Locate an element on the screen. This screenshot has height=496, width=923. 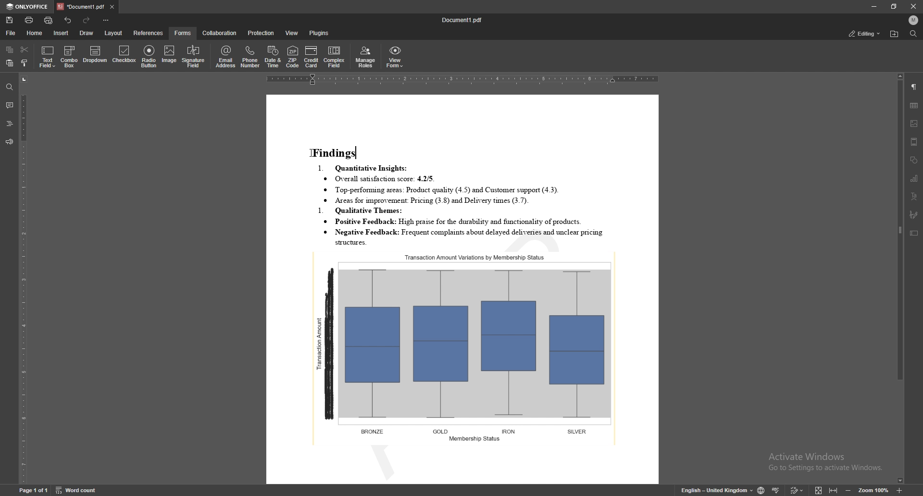
credit card is located at coordinates (312, 57).